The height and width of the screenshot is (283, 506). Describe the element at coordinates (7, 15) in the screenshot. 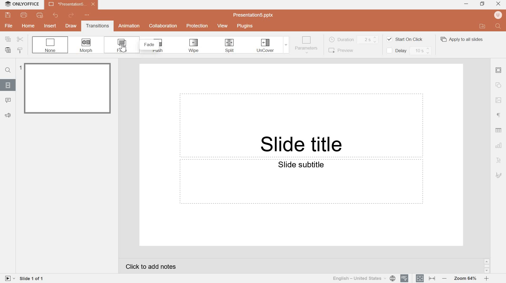

I see `Save` at that location.